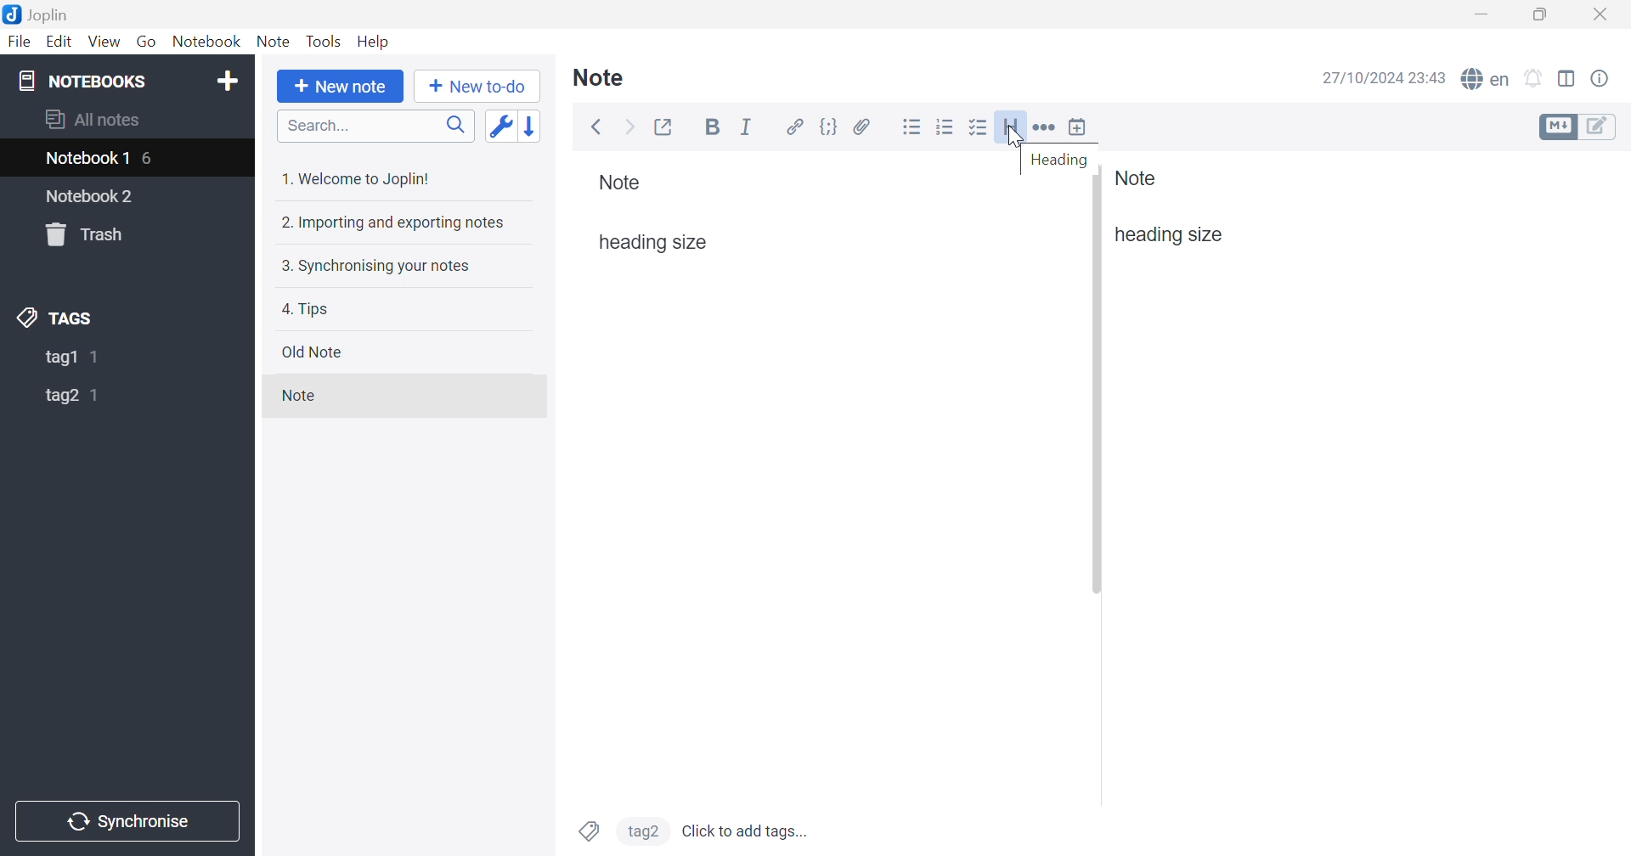  Describe the element at coordinates (1486, 81) in the screenshot. I see `Spell checker` at that location.